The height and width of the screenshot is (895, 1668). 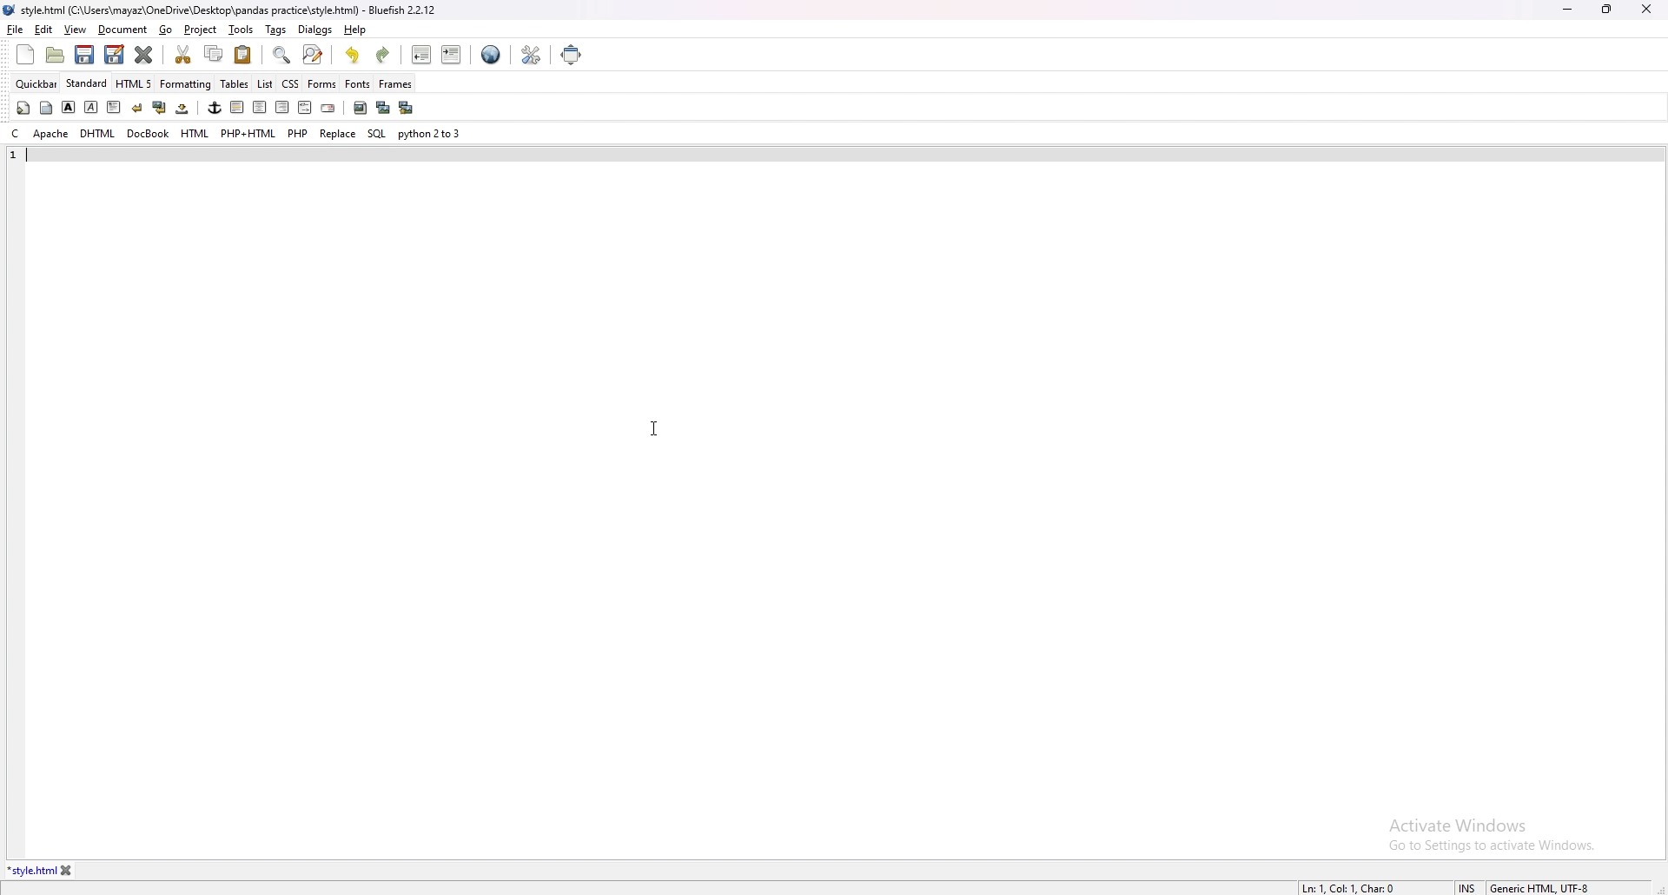 What do you see at coordinates (265, 83) in the screenshot?
I see `list` at bounding box center [265, 83].